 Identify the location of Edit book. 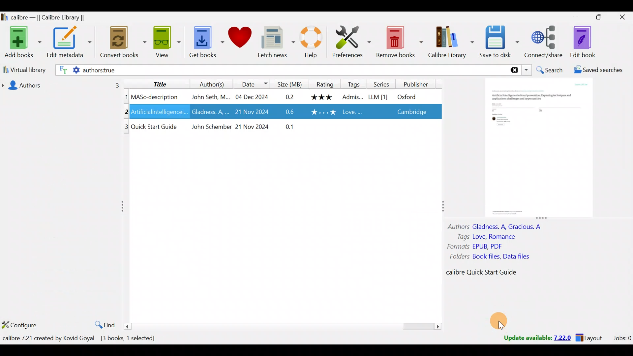
(583, 42).